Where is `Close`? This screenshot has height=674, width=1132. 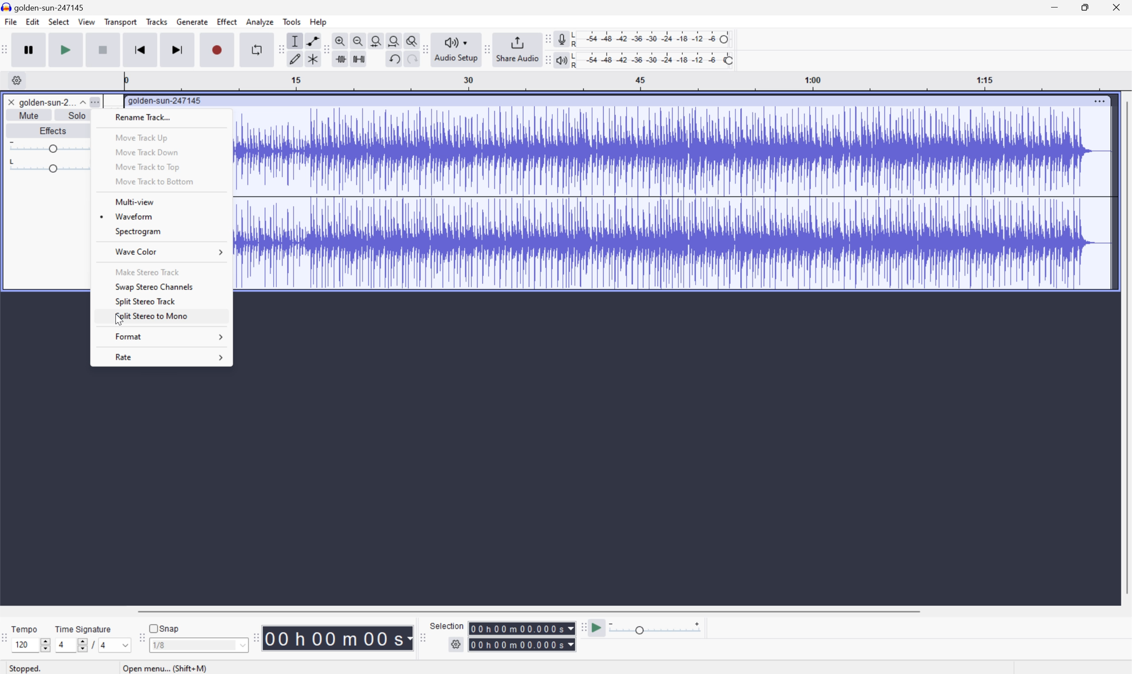 Close is located at coordinates (11, 102).